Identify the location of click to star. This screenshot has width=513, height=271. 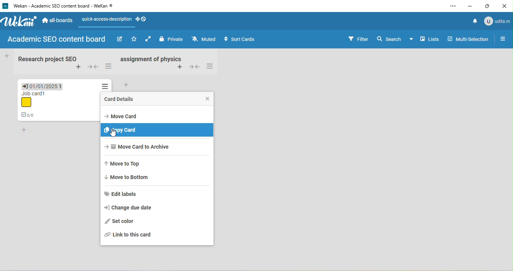
(134, 39).